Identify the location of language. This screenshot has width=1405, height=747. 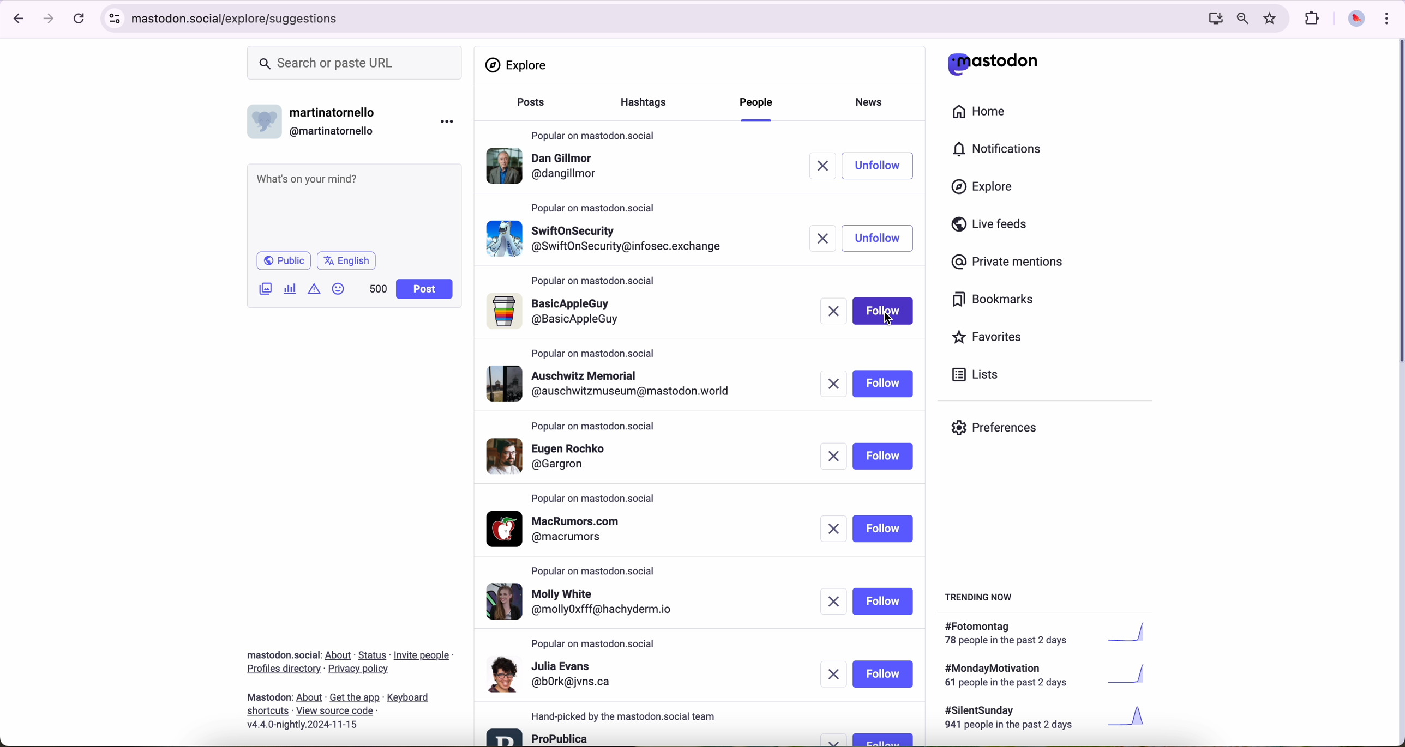
(347, 260).